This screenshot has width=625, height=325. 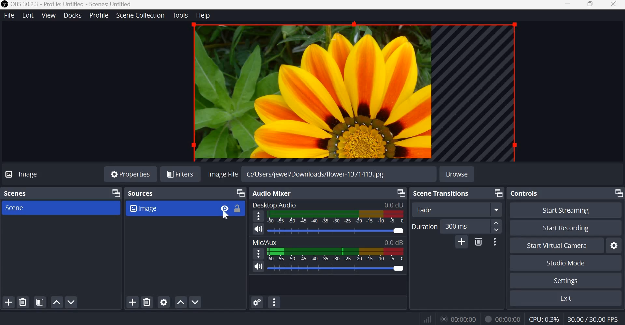 What do you see at coordinates (458, 319) in the screenshot?
I see `Live Duration Timer` at bounding box center [458, 319].